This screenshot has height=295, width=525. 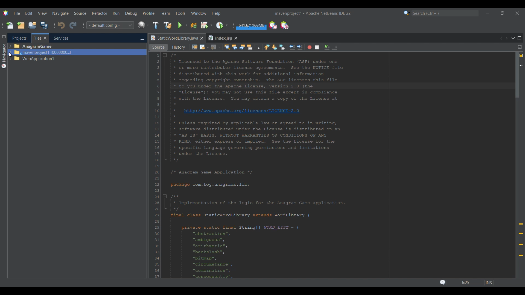 What do you see at coordinates (101, 52) in the screenshot?
I see `Selected tab highlighted` at bounding box center [101, 52].